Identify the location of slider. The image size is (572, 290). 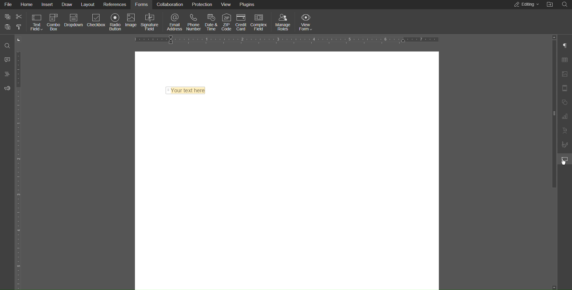
(555, 163).